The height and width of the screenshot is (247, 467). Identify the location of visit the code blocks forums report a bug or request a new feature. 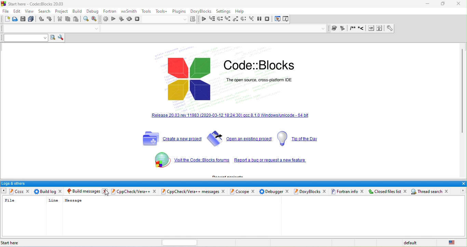
(273, 161).